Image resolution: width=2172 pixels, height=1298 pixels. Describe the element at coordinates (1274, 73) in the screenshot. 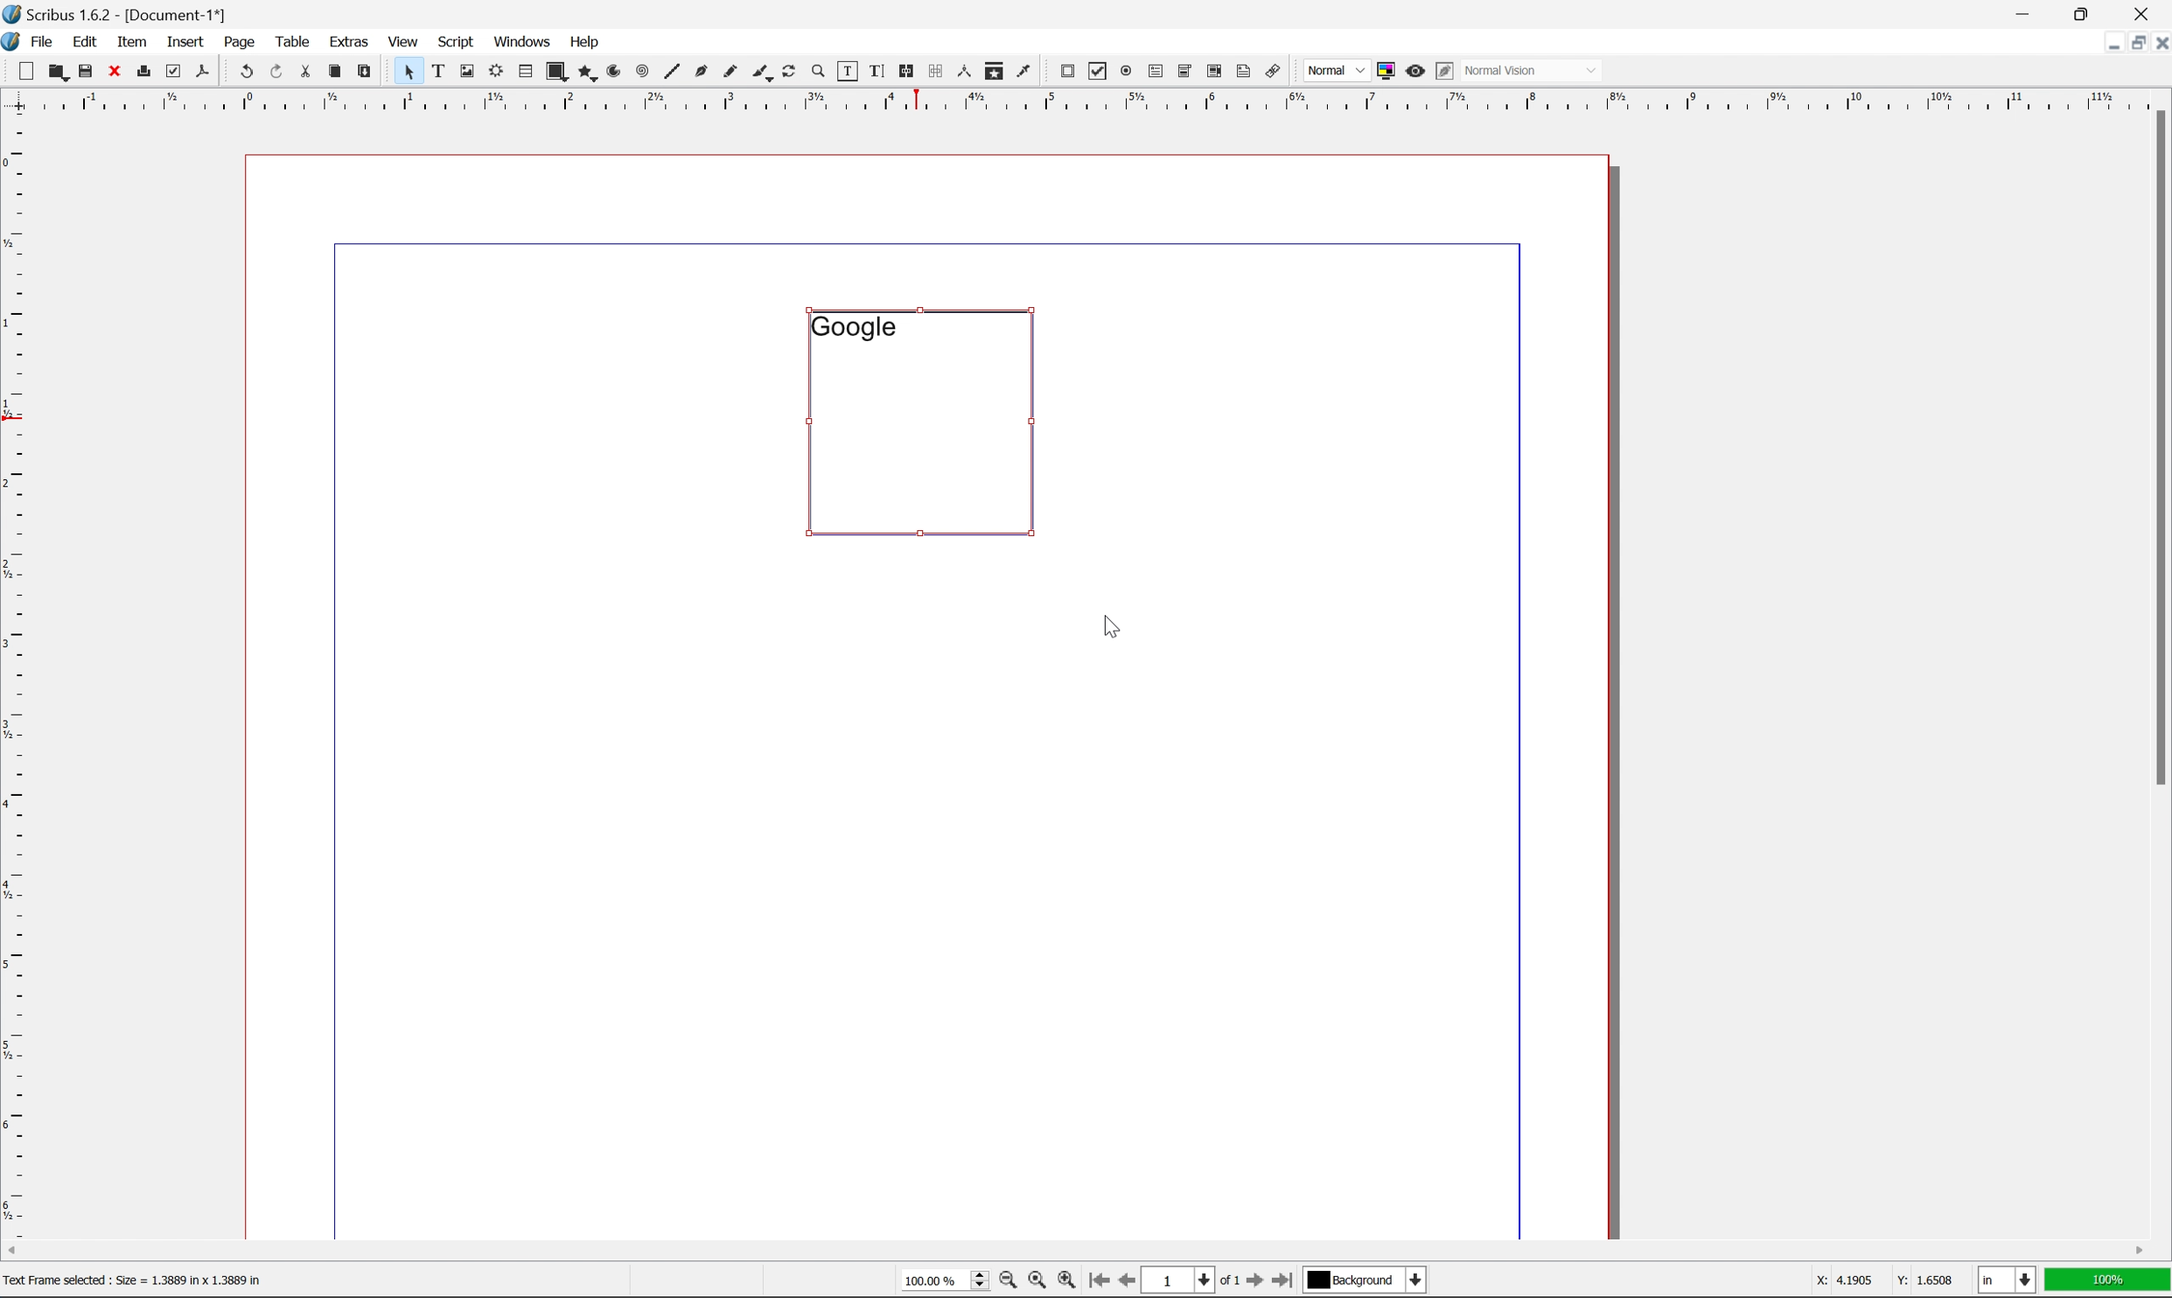

I see `link annotation` at that location.